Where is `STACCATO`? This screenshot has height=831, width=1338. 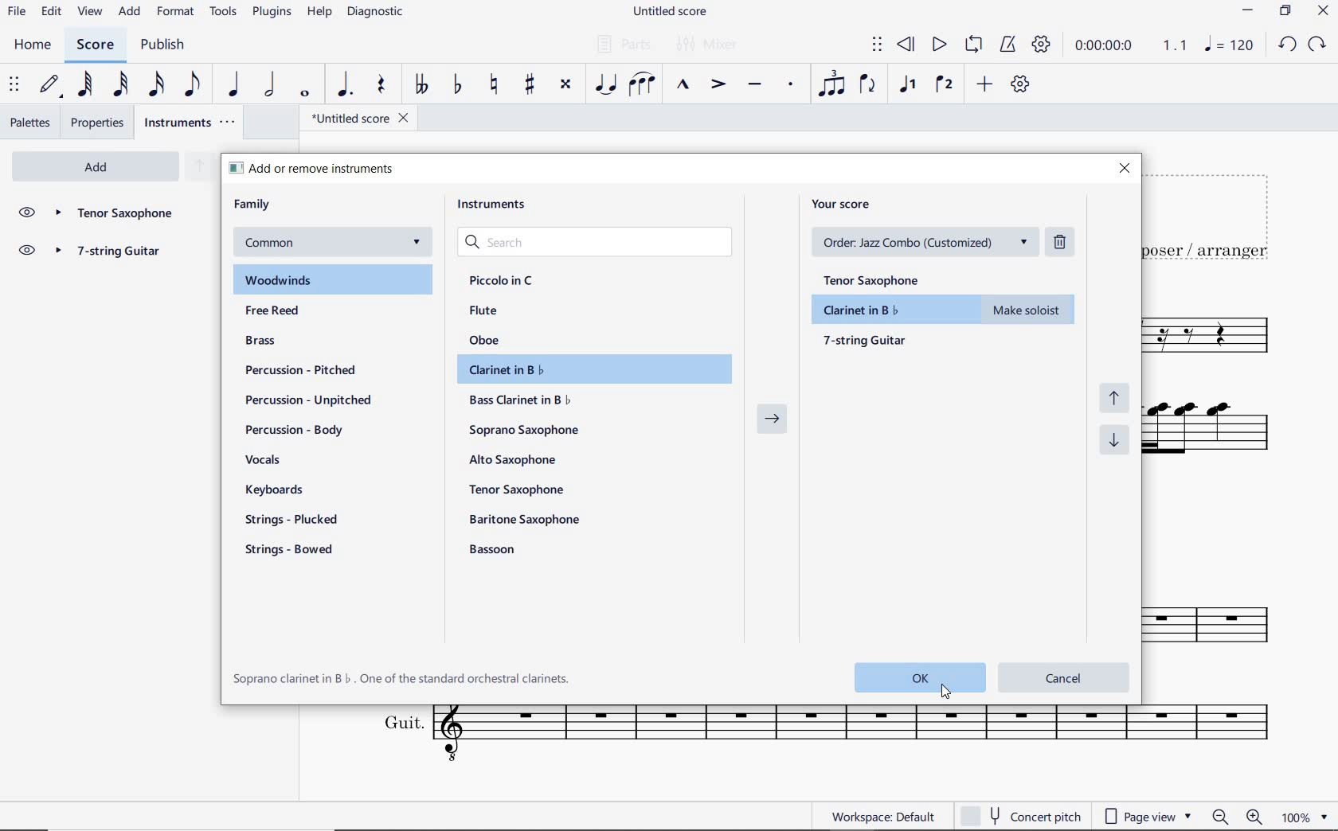 STACCATO is located at coordinates (790, 85).